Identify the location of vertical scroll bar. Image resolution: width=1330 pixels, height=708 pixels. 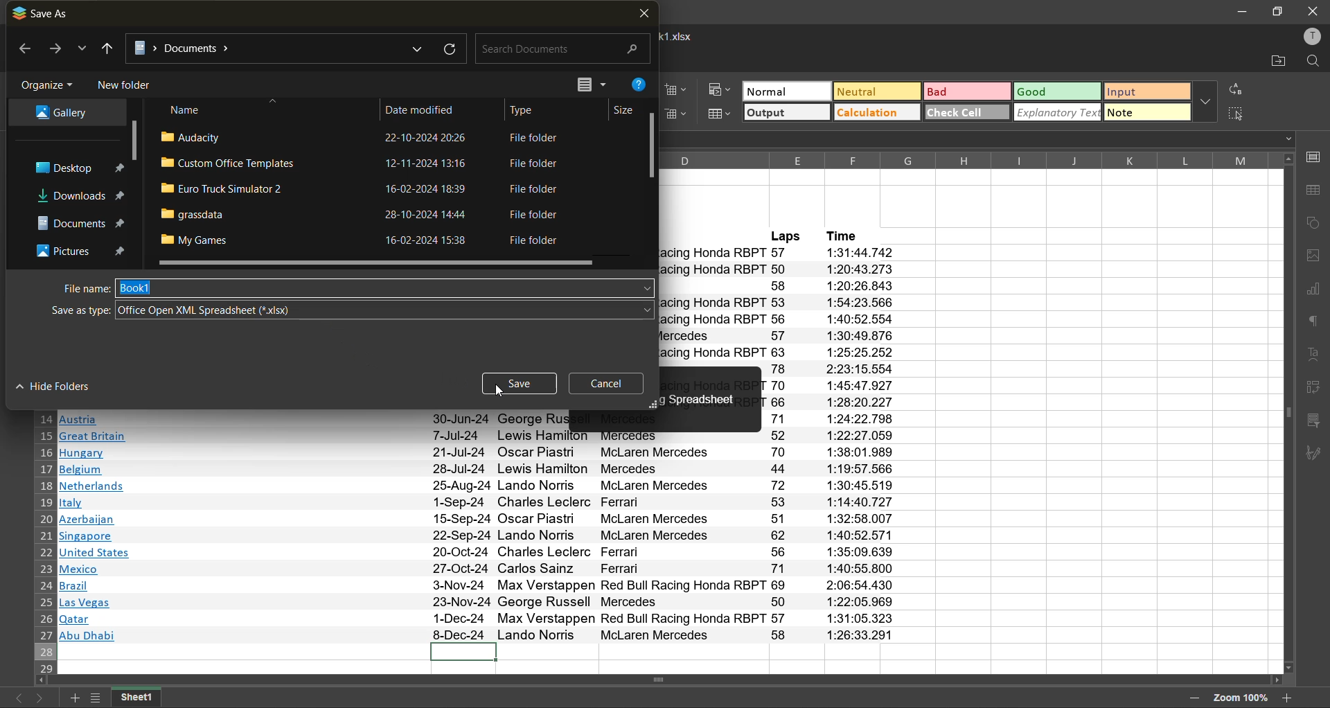
(132, 138).